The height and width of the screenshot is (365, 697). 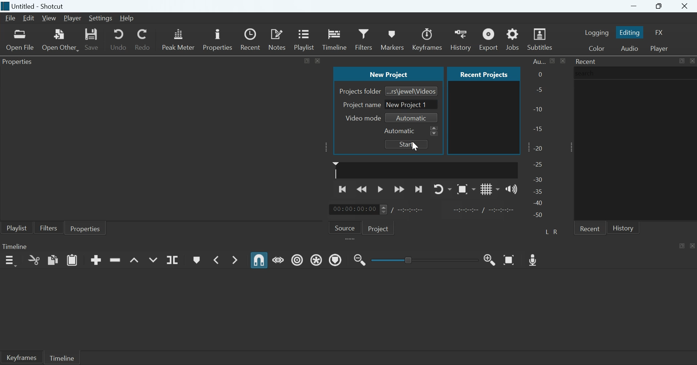 What do you see at coordinates (173, 260) in the screenshot?
I see `Split at payhead` at bounding box center [173, 260].